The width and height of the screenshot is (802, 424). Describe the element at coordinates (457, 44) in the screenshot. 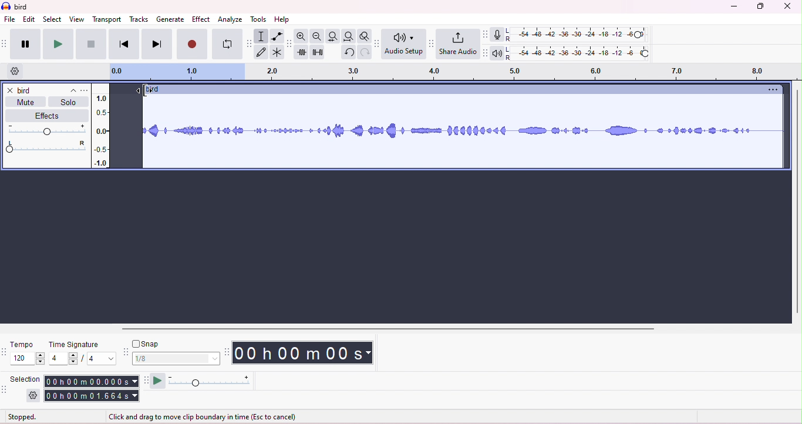

I see `share audio ` at that location.